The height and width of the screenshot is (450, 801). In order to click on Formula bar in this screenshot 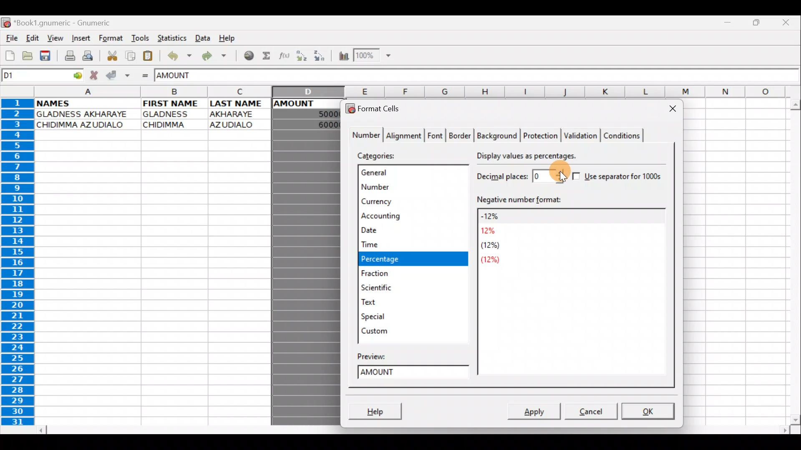, I will do `click(508, 75)`.